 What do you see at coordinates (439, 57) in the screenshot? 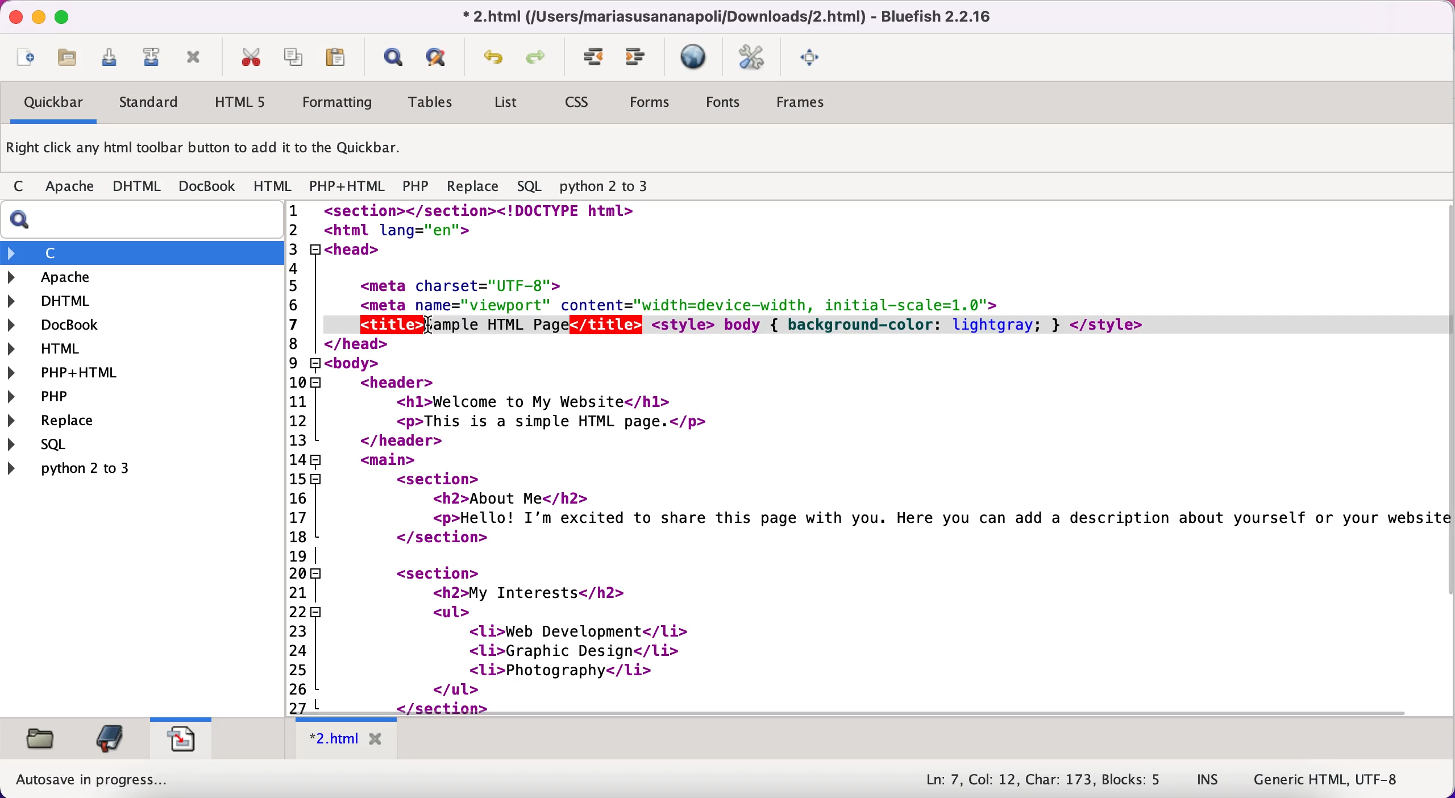
I see `advanced find and replace` at bounding box center [439, 57].